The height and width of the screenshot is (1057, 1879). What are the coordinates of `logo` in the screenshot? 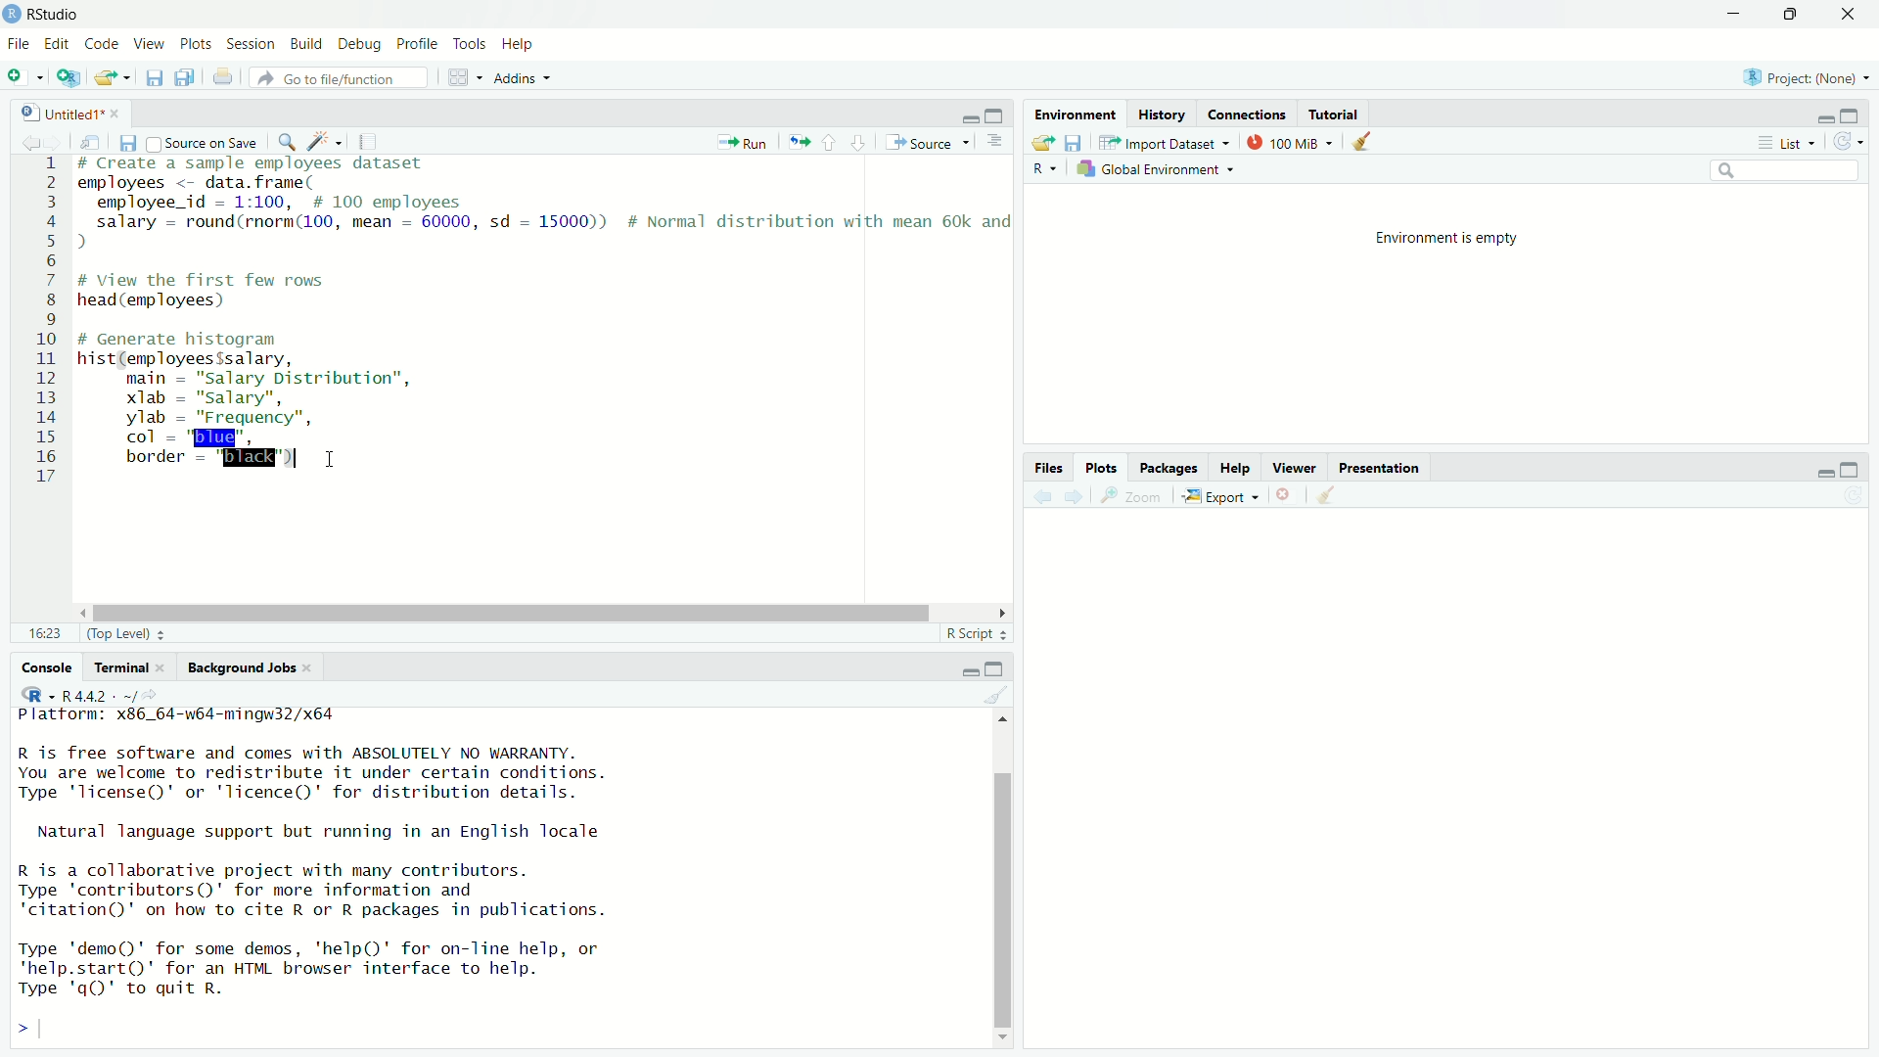 It's located at (12, 13).